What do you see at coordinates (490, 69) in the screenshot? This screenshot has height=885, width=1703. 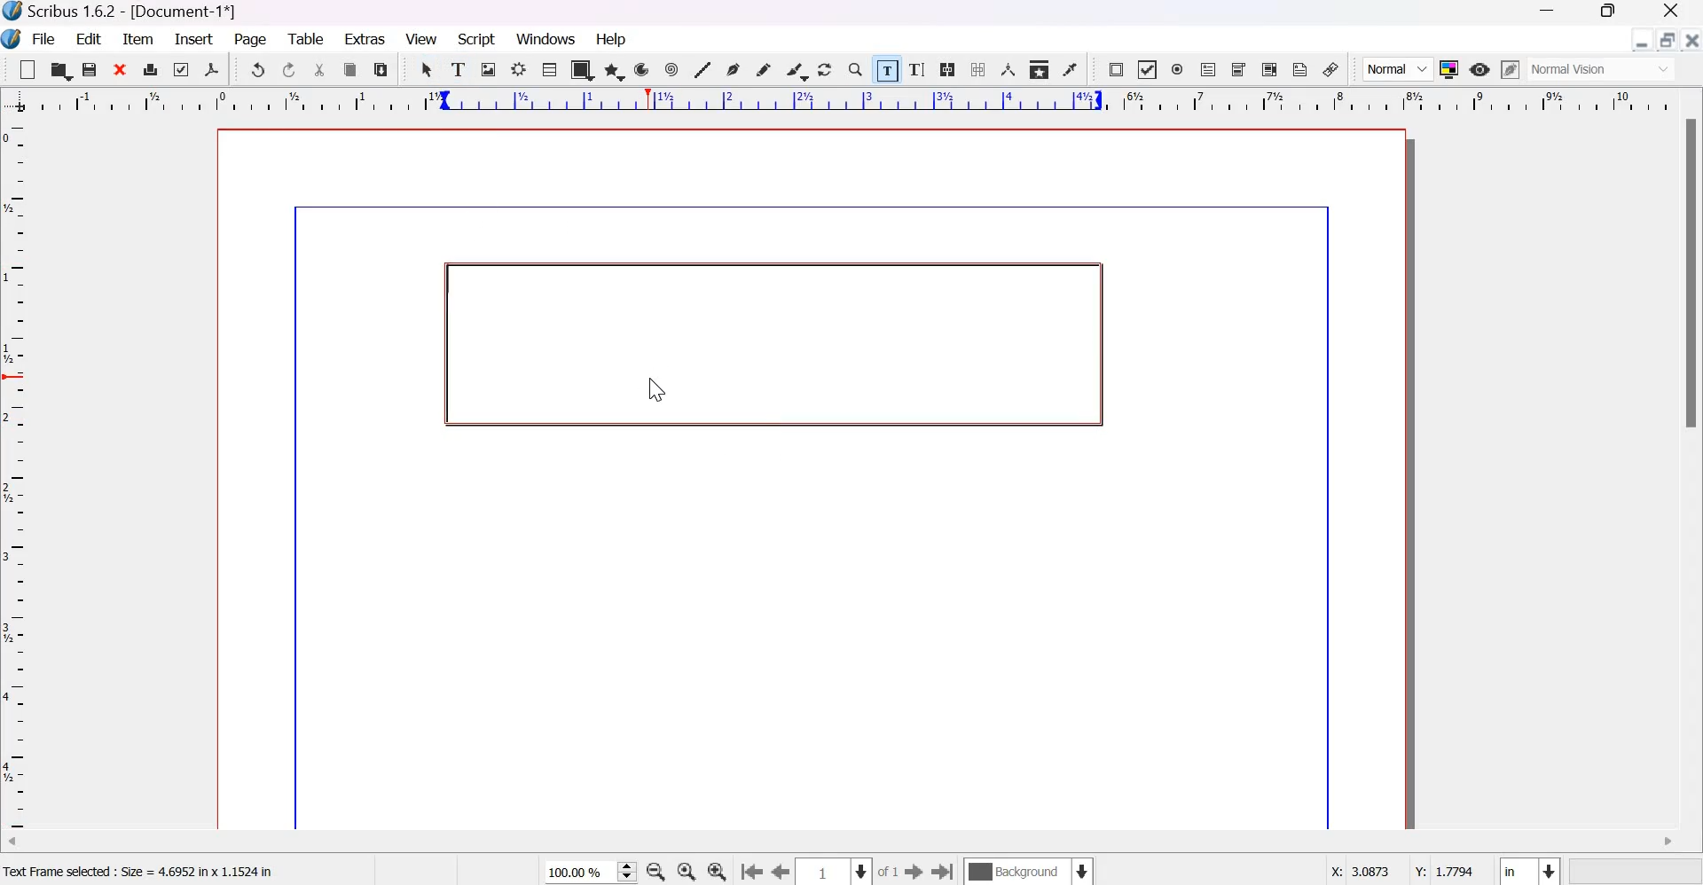 I see `image render` at bounding box center [490, 69].